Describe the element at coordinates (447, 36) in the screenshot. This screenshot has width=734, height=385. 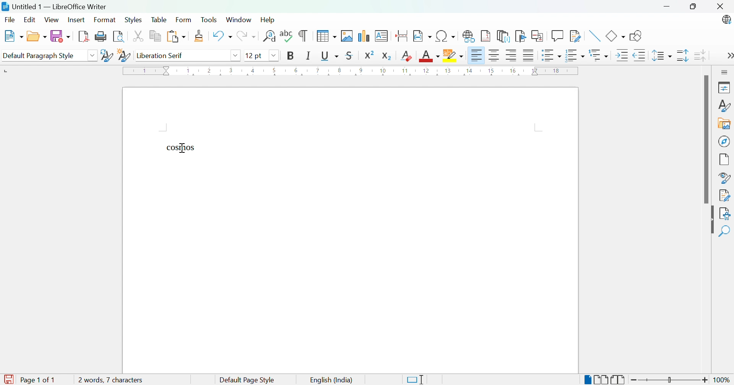
I see `Insert special characters` at that location.